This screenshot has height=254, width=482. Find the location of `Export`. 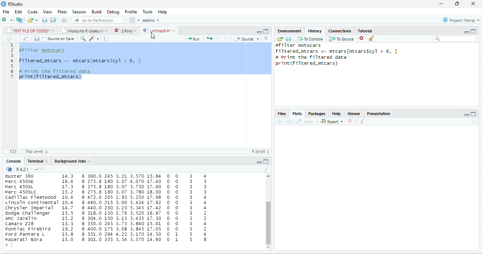

Export is located at coordinates (331, 121).